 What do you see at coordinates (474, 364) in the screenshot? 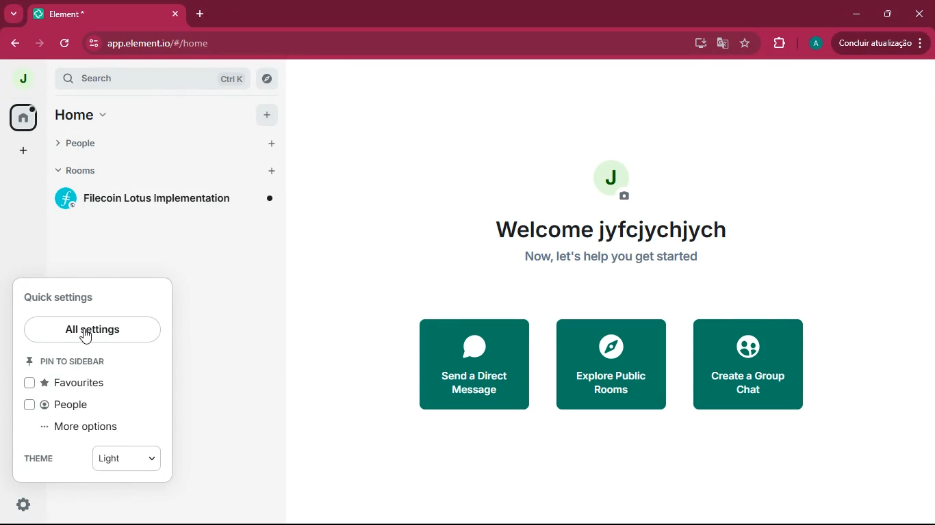
I see `send a direct message` at bounding box center [474, 364].